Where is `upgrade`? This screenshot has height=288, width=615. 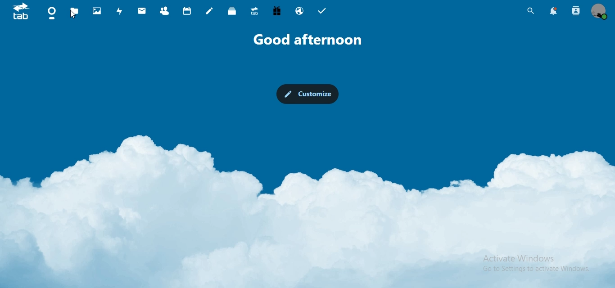
upgrade is located at coordinates (255, 11).